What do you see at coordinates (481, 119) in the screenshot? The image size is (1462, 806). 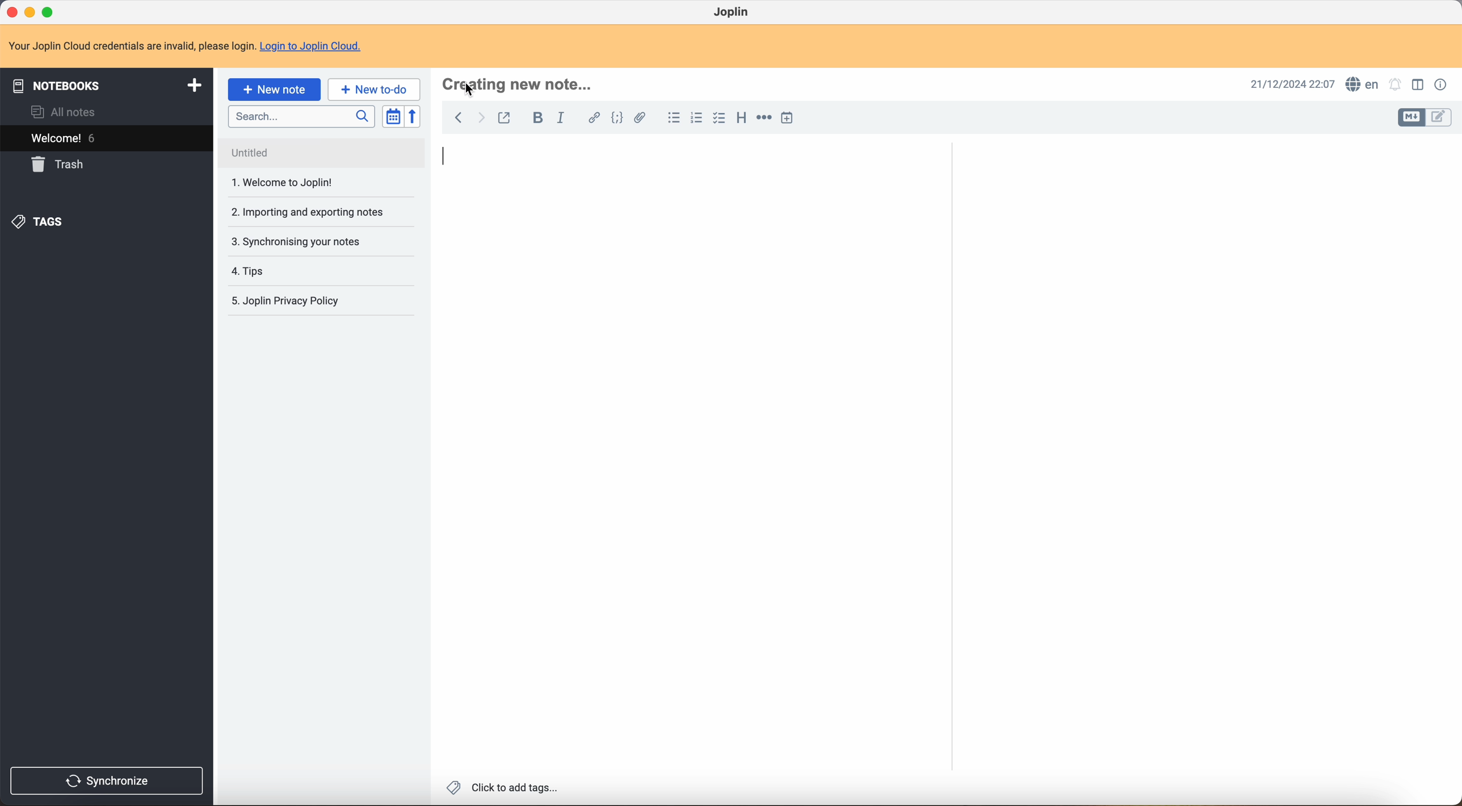 I see `foward` at bounding box center [481, 119].